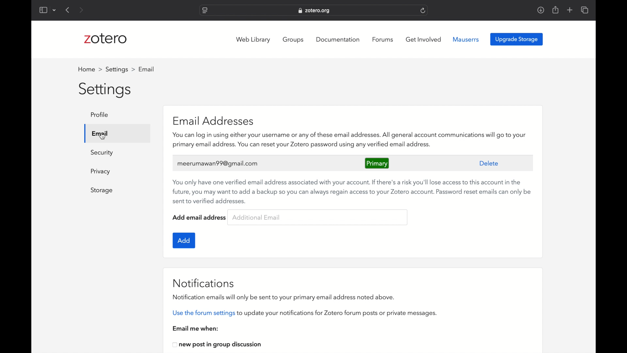 The width and height of the screenshot is (627, 353). Describe the element at coordinates (256, 217) in the screenshot. I see `additional email` at that location.